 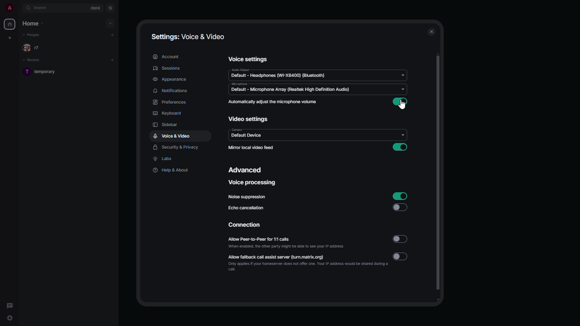 I want to click on rooms, so click(x=32, y=60).